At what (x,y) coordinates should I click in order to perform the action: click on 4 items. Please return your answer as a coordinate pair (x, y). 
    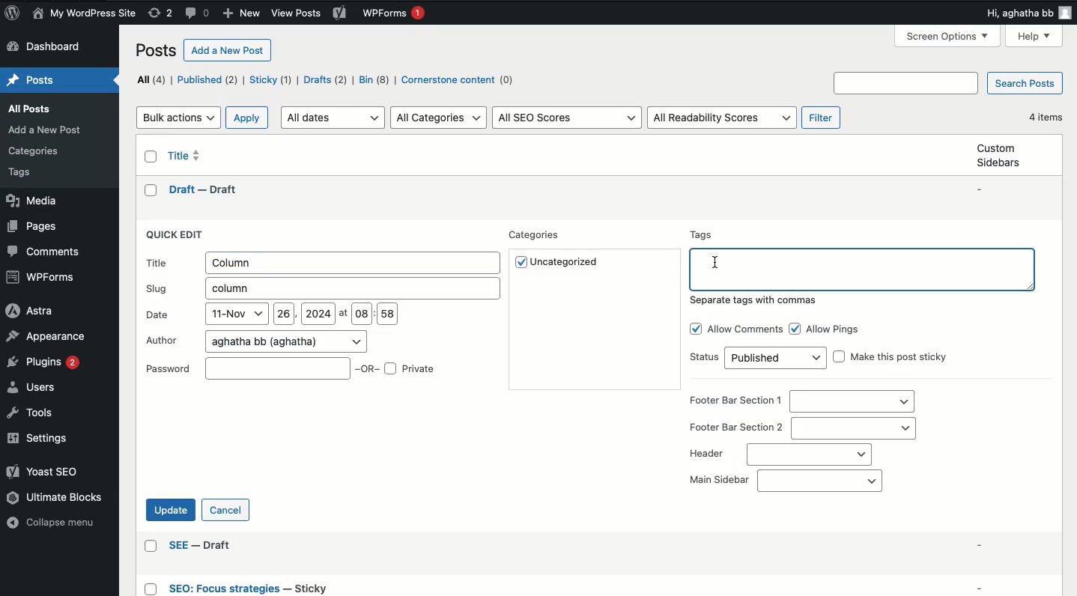
    Looking at the image, I should click on (1045, 118).